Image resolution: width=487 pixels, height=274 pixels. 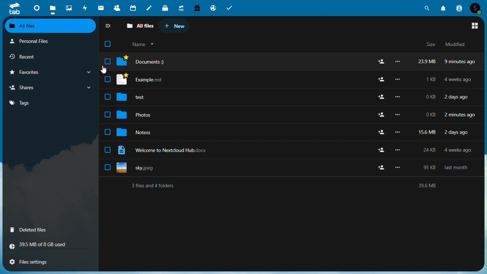 I want to click on contacts, so click(x=460, y=7).